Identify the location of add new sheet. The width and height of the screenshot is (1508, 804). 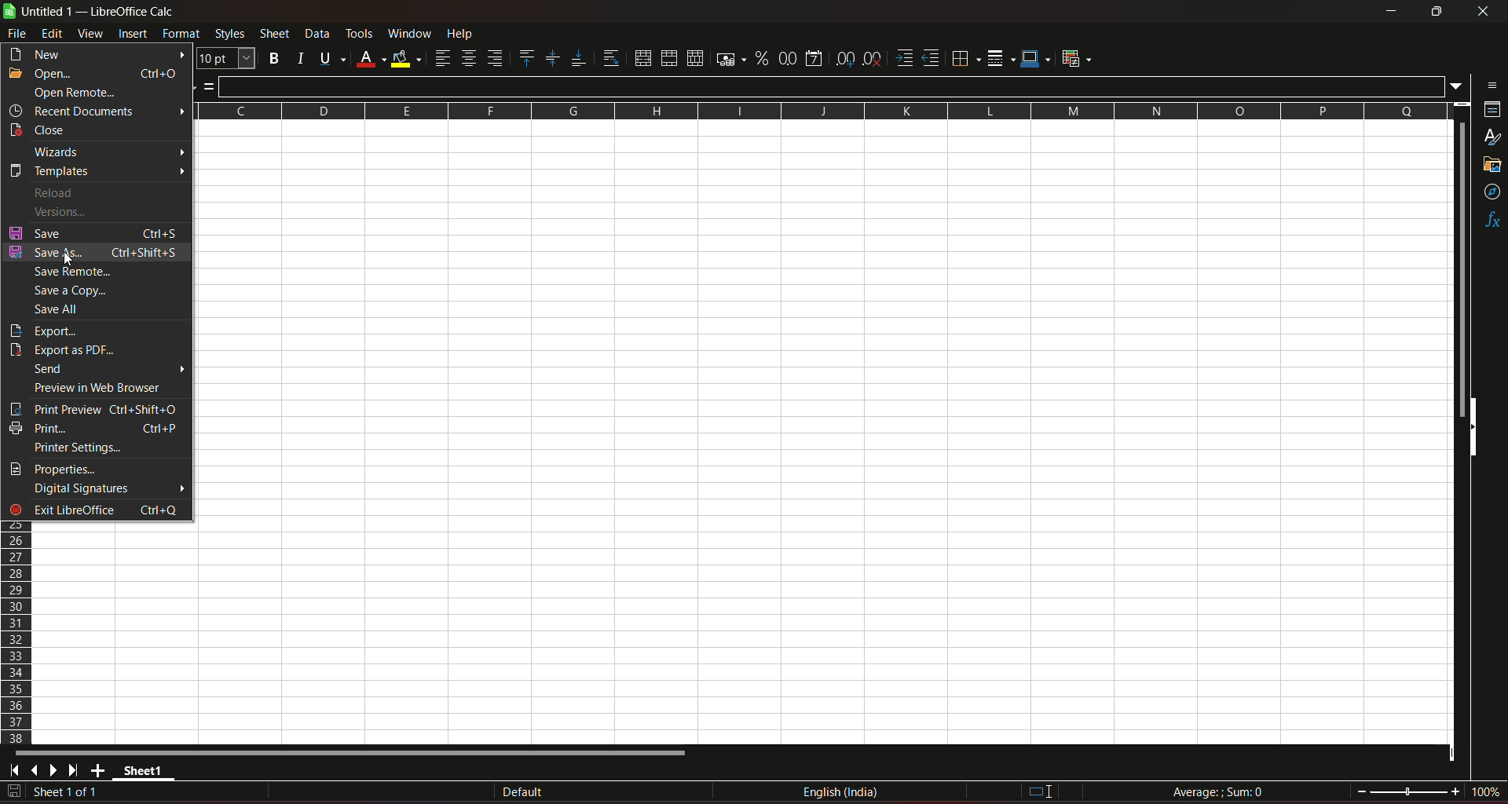
(98, 770).